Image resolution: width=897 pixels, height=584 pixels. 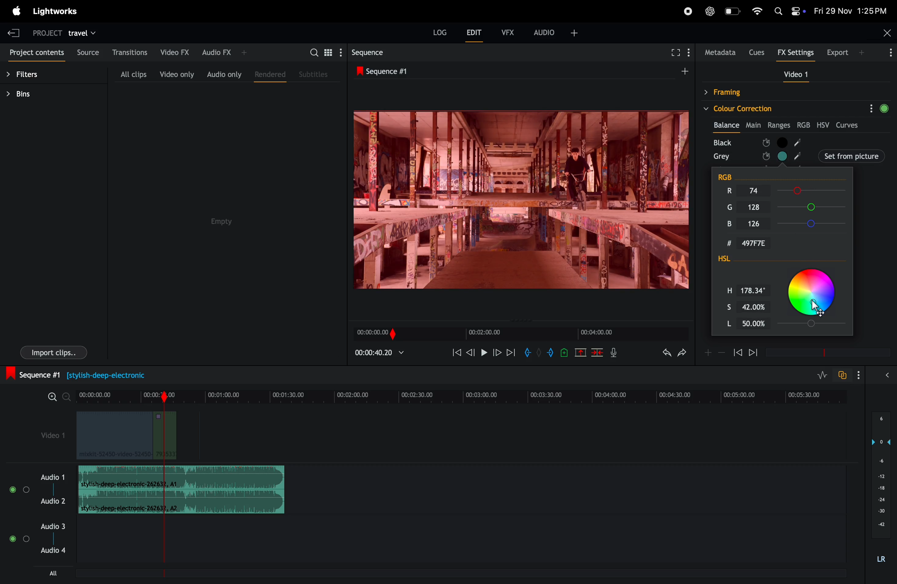 What do you see at coordinates (816, 306) in the screenshot?
I see `cursor` at bounding box center [816, 306].